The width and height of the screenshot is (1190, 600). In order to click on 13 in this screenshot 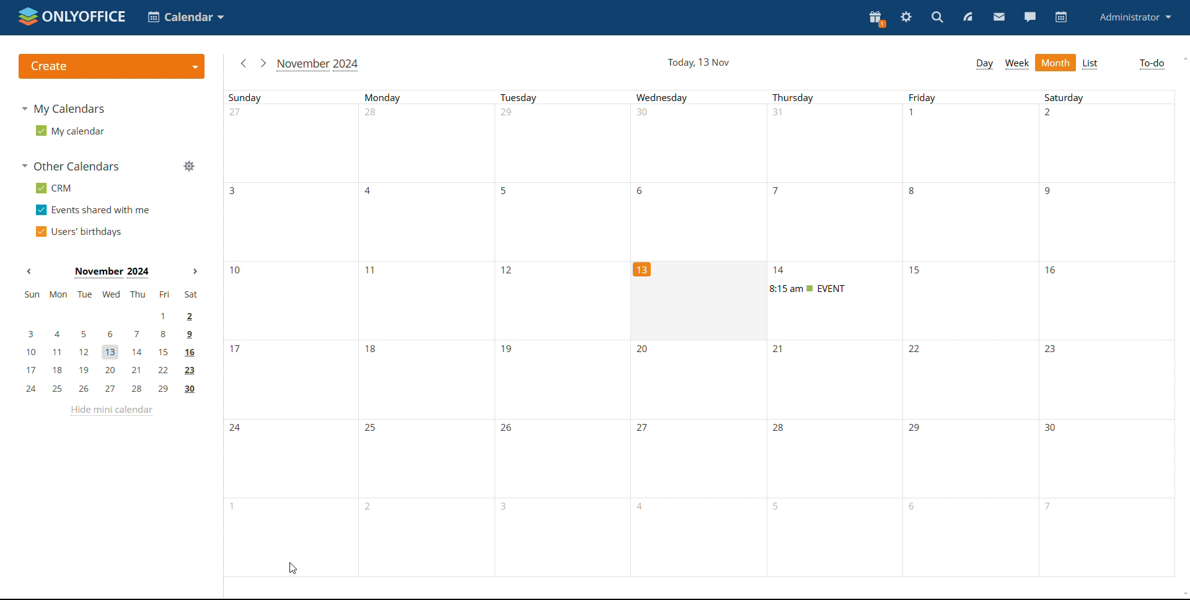, I will do `click(643, 270)`.